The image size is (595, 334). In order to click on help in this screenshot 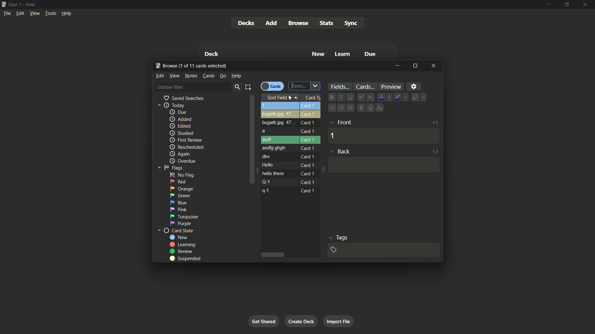, I will do `click(235, 76)`.